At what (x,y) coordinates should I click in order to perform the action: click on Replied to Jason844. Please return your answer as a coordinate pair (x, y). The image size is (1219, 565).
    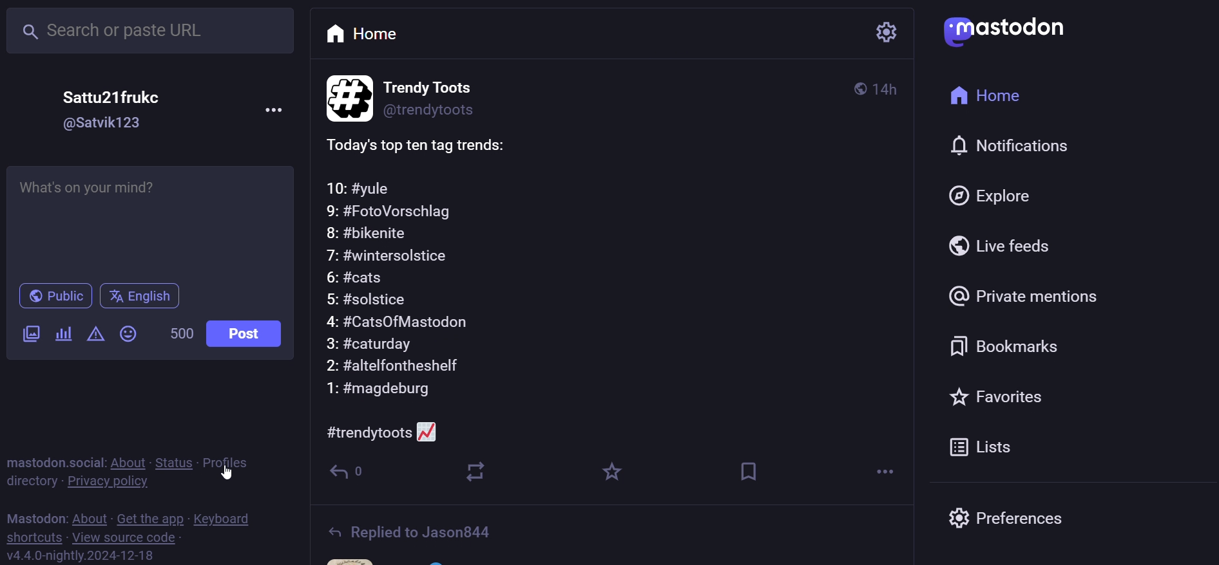
    Looking at the image, I should click on (430, 529).